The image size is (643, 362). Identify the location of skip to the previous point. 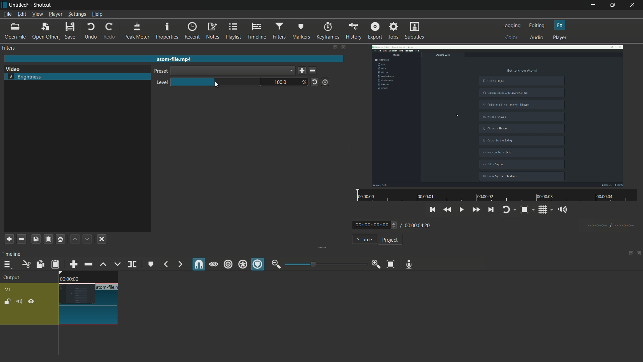
(432, 209).